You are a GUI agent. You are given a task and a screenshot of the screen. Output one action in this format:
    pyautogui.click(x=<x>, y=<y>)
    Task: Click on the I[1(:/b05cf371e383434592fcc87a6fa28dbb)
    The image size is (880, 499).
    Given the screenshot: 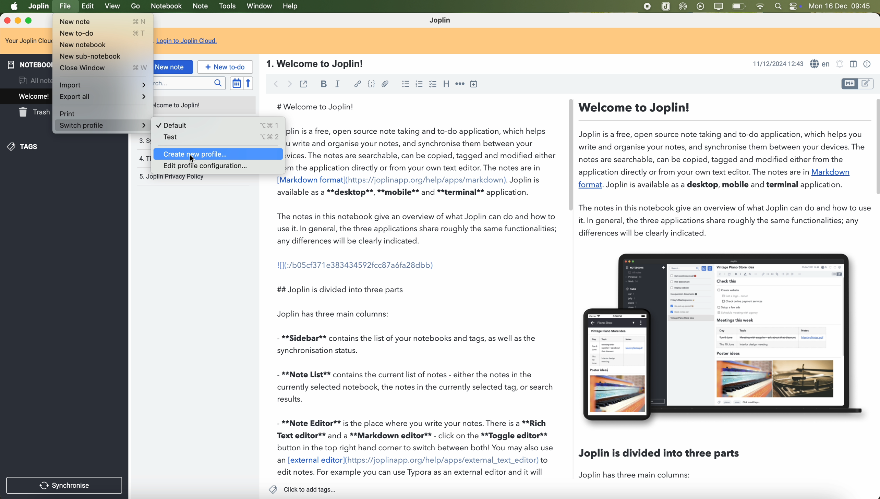 What is the action you would take?
    pyautogui.click(x=357, y=264)
    